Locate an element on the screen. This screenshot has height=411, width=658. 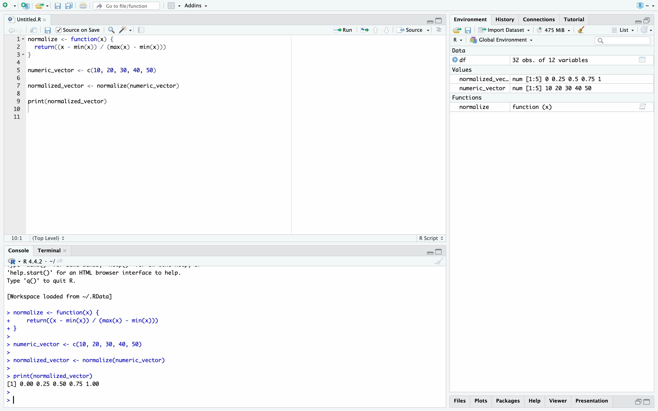
Compile Report (Ctrl + Shift + K) is located at coordinates (143, 29).